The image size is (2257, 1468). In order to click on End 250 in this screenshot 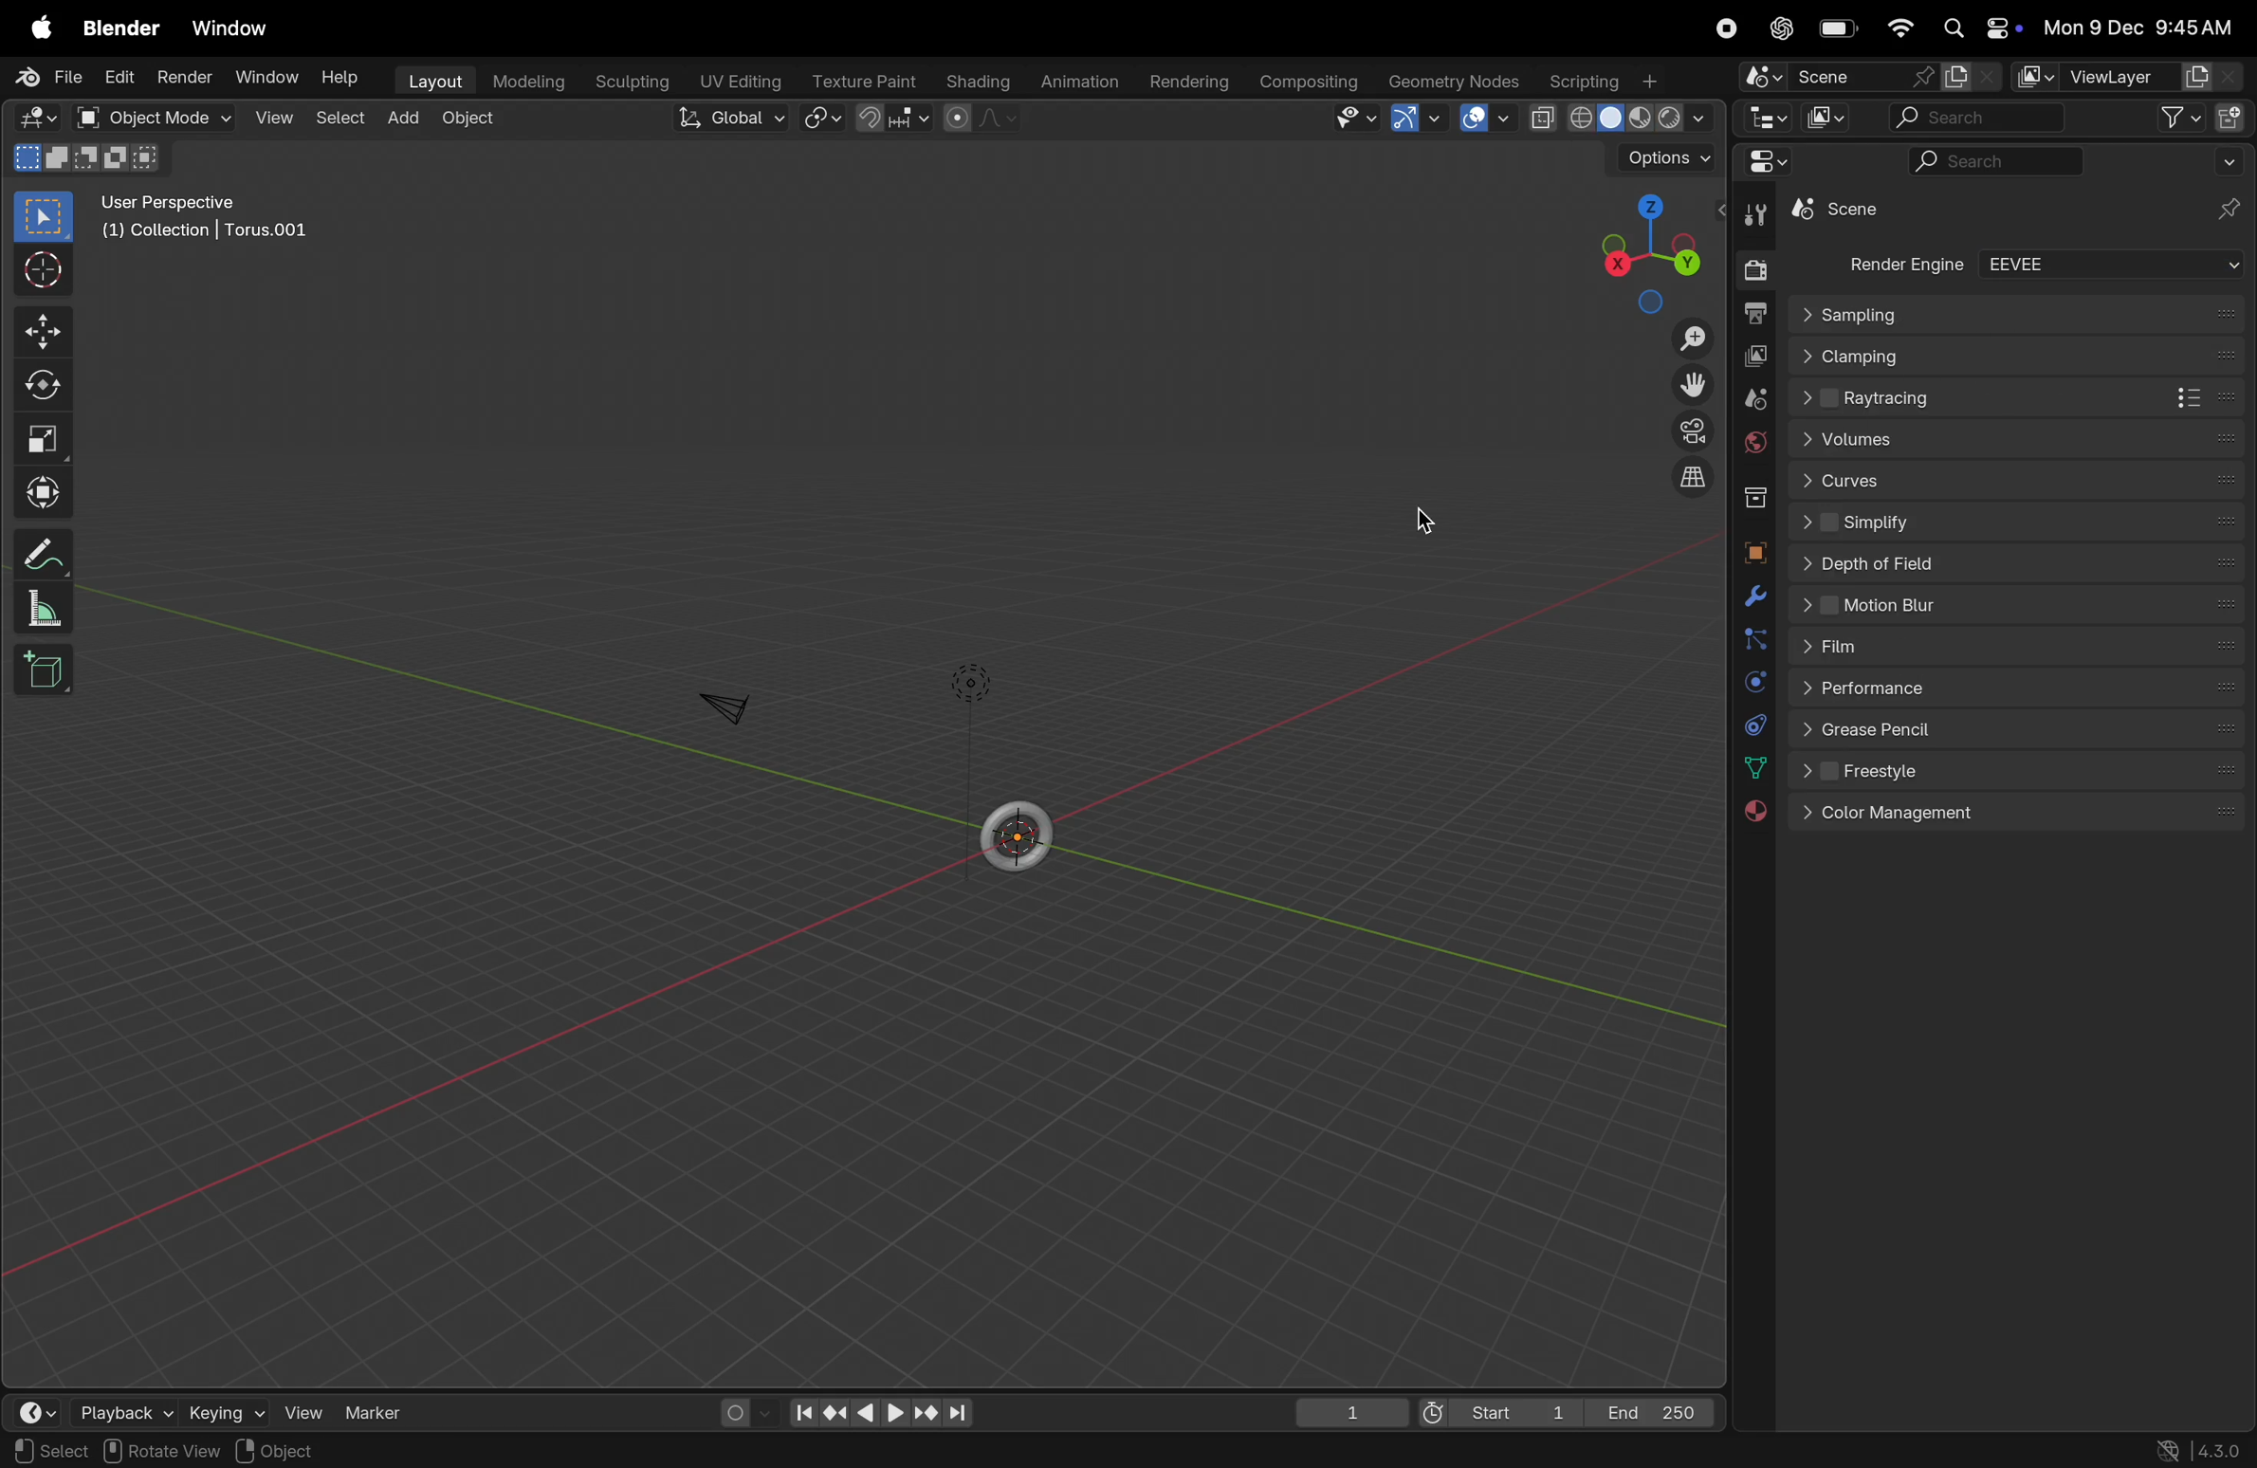, I will do `click(1652, 1414)`.